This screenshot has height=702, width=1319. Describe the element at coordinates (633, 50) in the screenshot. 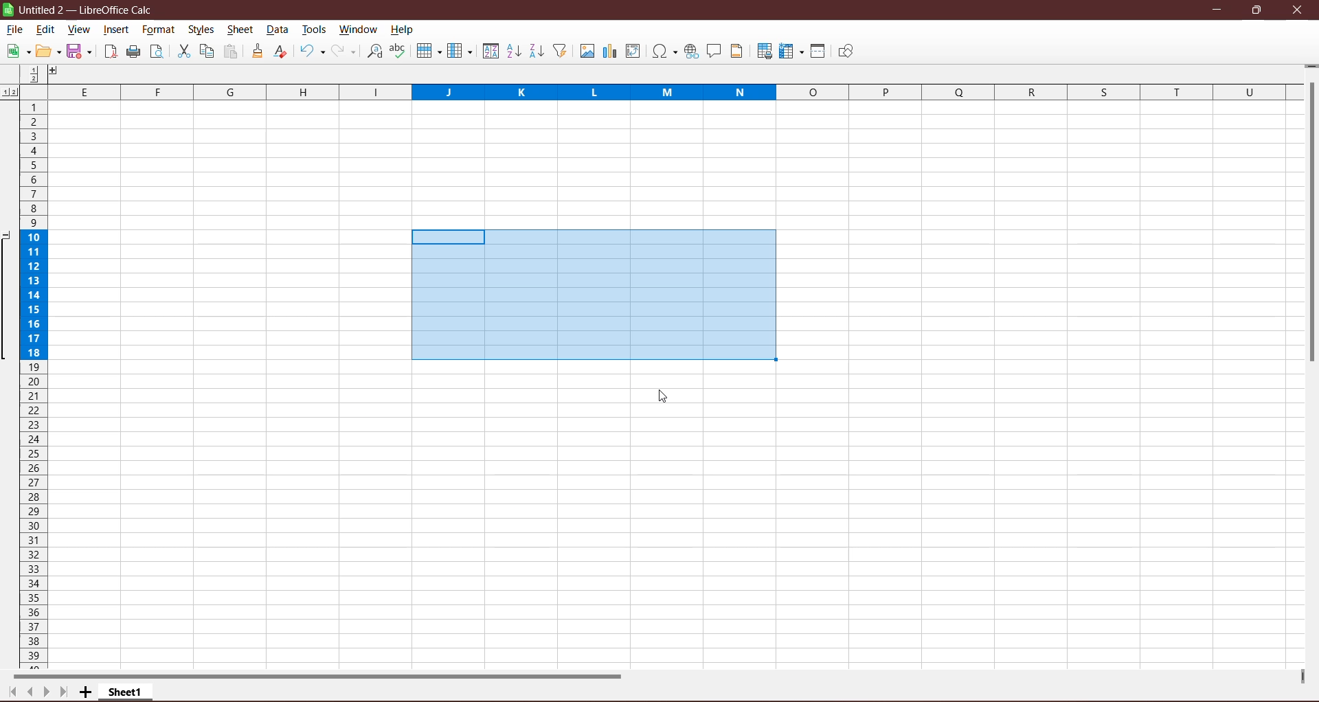

I see `Insert or Edit Pivot table` at that location.